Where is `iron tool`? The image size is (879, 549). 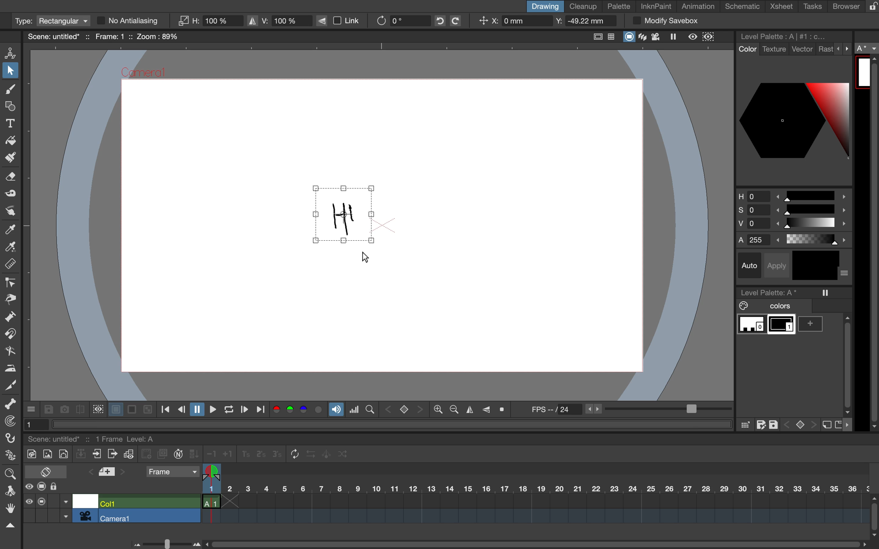 iron tool is located at coordinates (11, 367).